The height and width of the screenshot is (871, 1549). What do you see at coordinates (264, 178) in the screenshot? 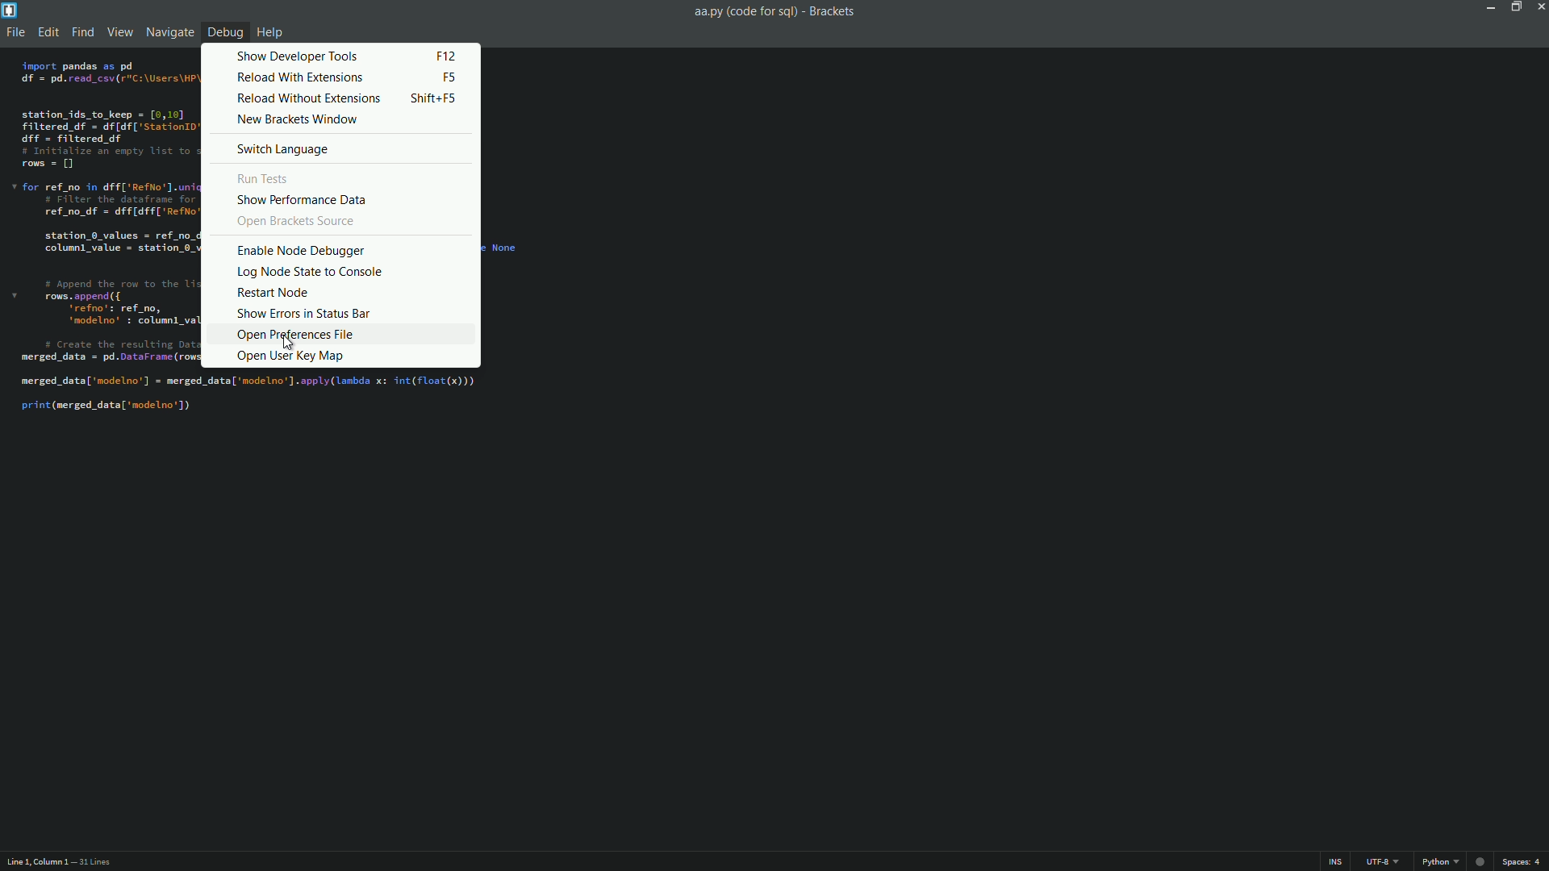
I see `run tests` at bounding box center [264, 178].